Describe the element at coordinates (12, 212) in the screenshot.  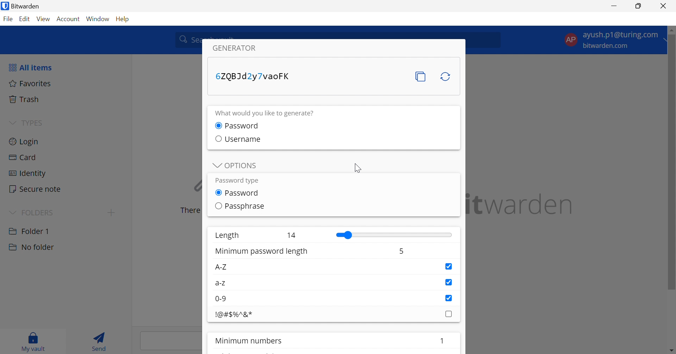
I see `Drop Down` at that location.